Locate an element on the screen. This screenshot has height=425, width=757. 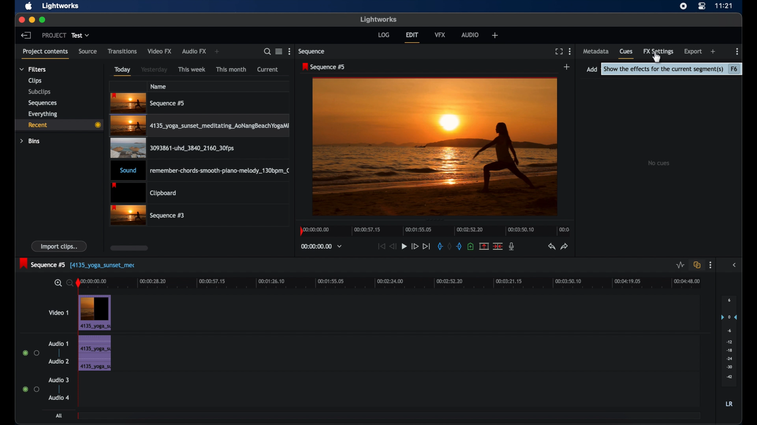
screen recorder icon is located at coordinates (683, 6).